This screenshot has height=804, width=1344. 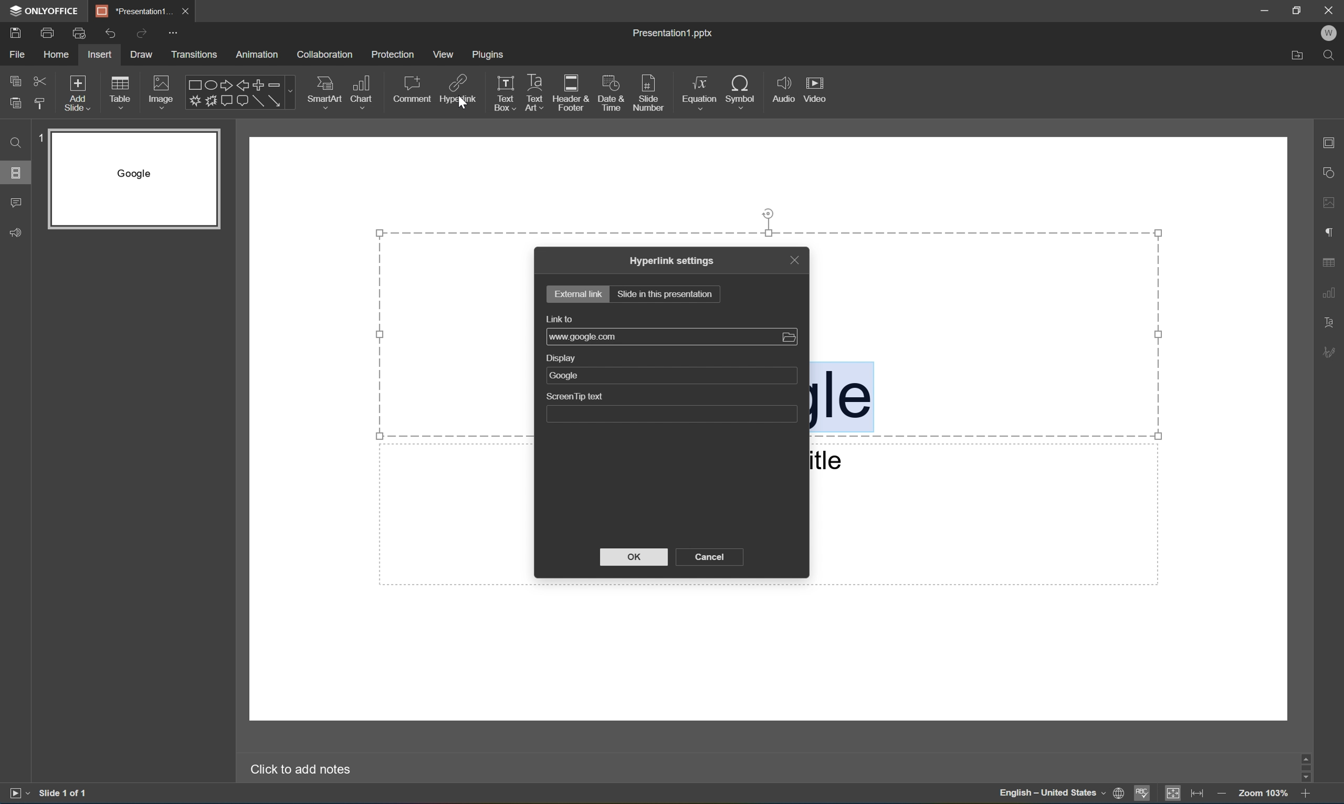 What do you see at coordinates (80, 93) in the screenshot?
I see `Add slide` at bounding box center [80, 93].